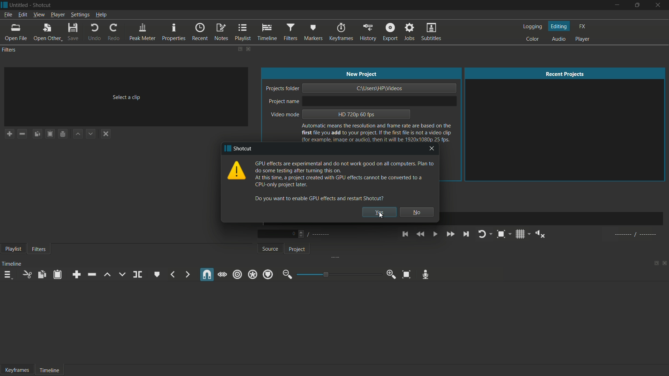 This screenshot has width=669, height=376. I want to click on add a filter, so click(9, 134).